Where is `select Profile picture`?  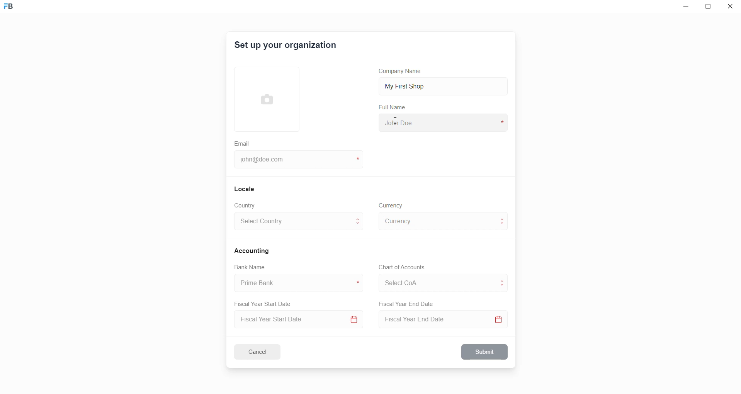 select Profile picture is located at coordinates (263, 98).